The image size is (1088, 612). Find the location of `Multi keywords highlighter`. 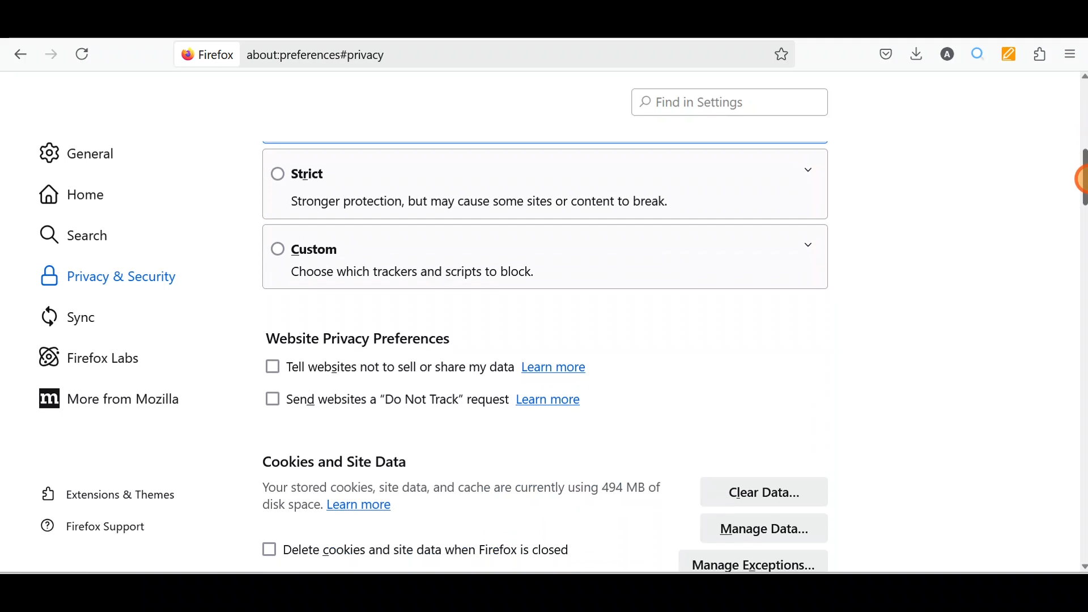

Multi keywords highlighter is located at coordinates (1008, 54).